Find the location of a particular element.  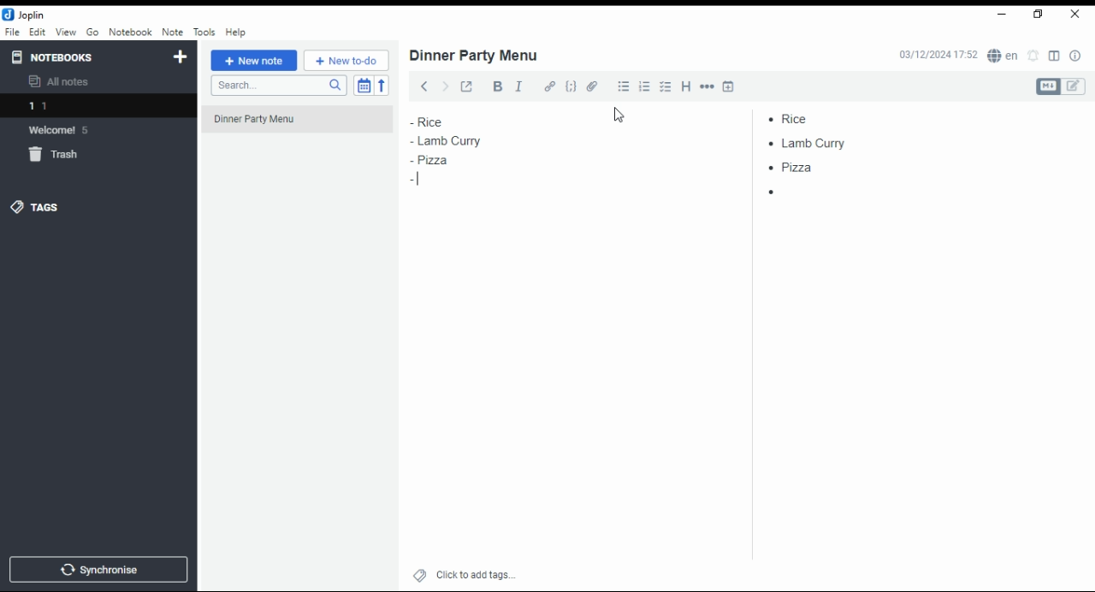

forward is located at coordinates (444, 84).